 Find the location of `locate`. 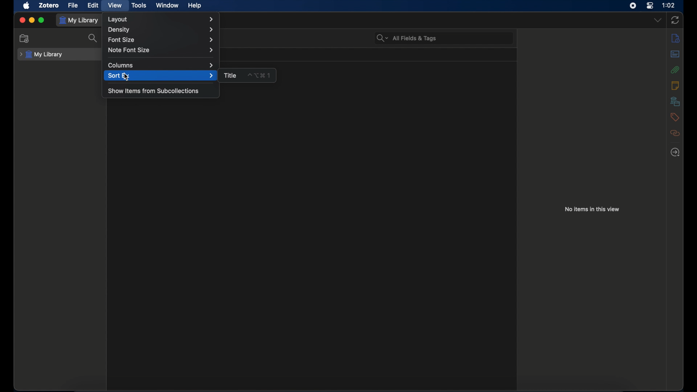

locate is located at coordinates (676, 152).